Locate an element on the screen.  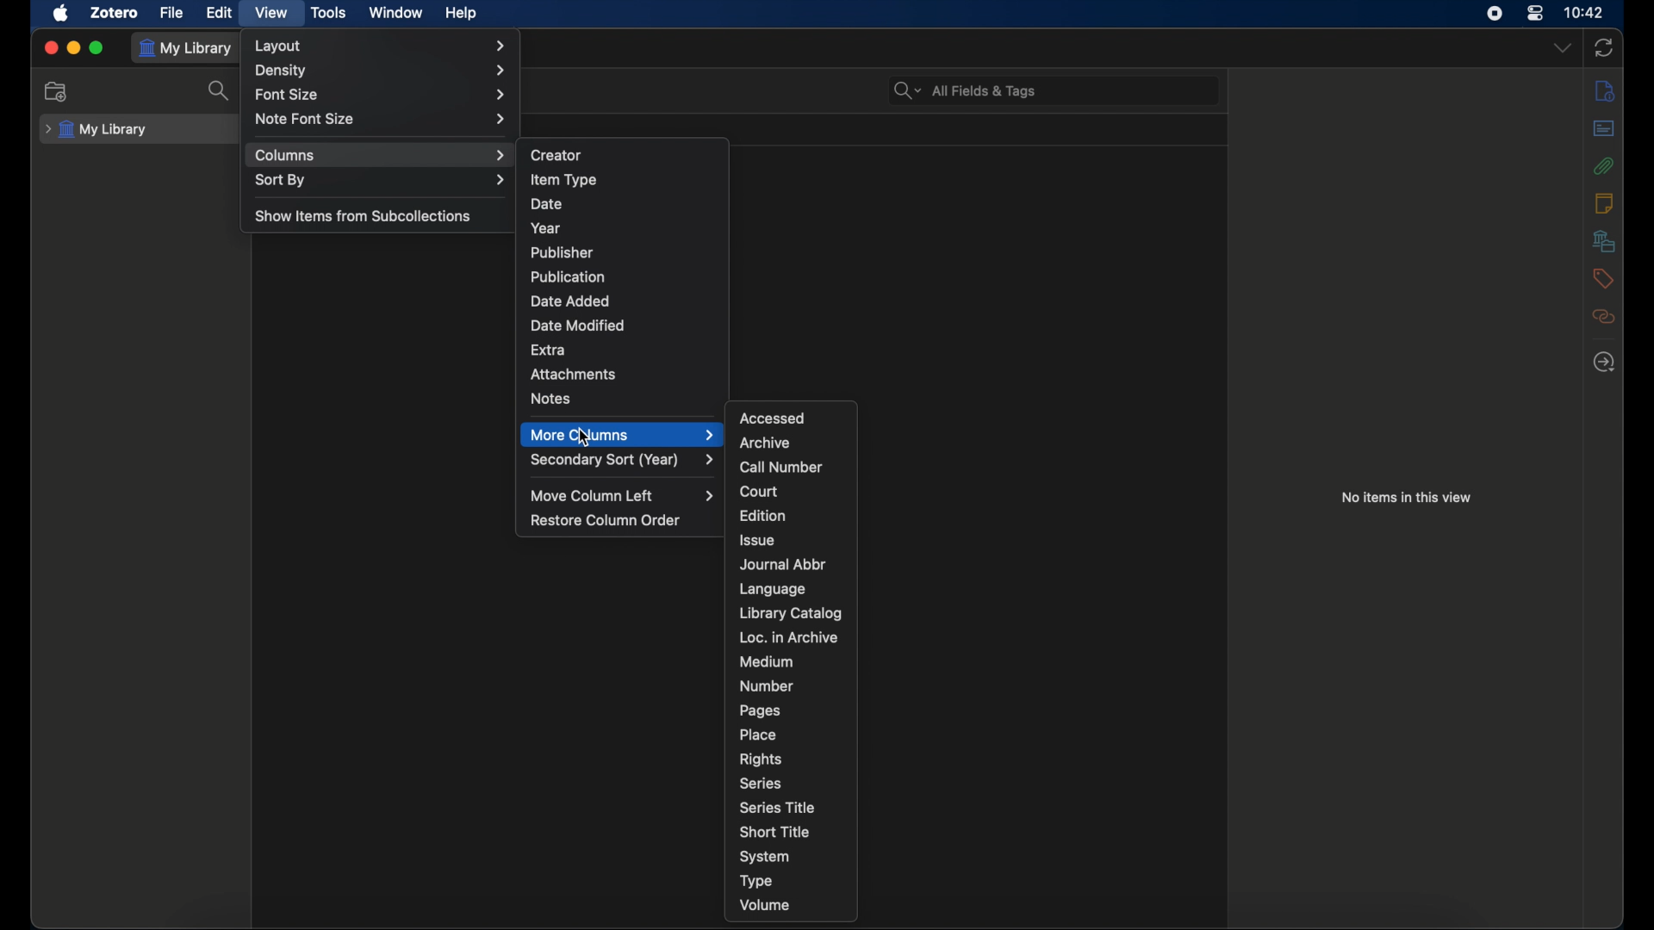
my library is located at coordinates (190, 48).